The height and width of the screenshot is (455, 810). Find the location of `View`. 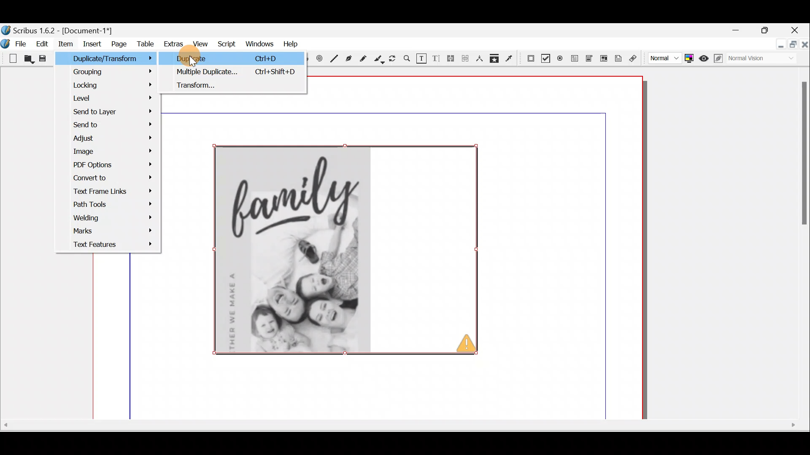

View is located at coordinates (202, 43).